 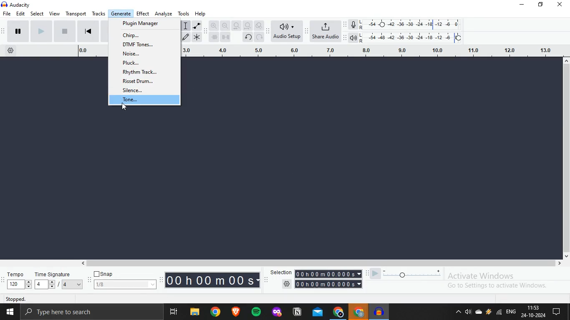 What do you see at coordinates (139, 65) in the screenshot?
I see `pluck..` at bounding box center [139, 65].